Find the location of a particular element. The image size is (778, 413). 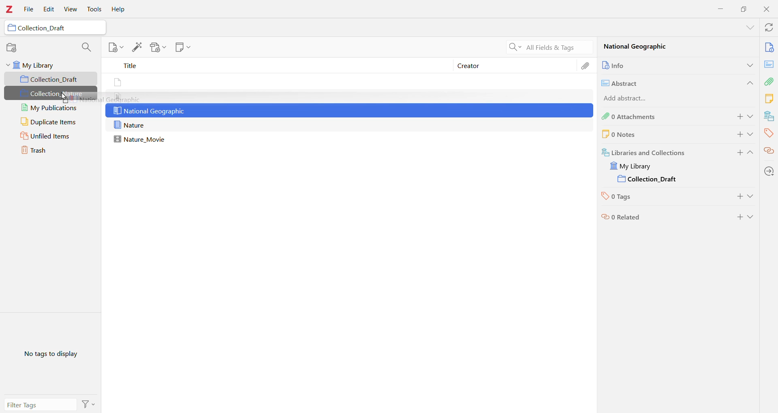

Selected Item Title is located at coordinates (642, 48).